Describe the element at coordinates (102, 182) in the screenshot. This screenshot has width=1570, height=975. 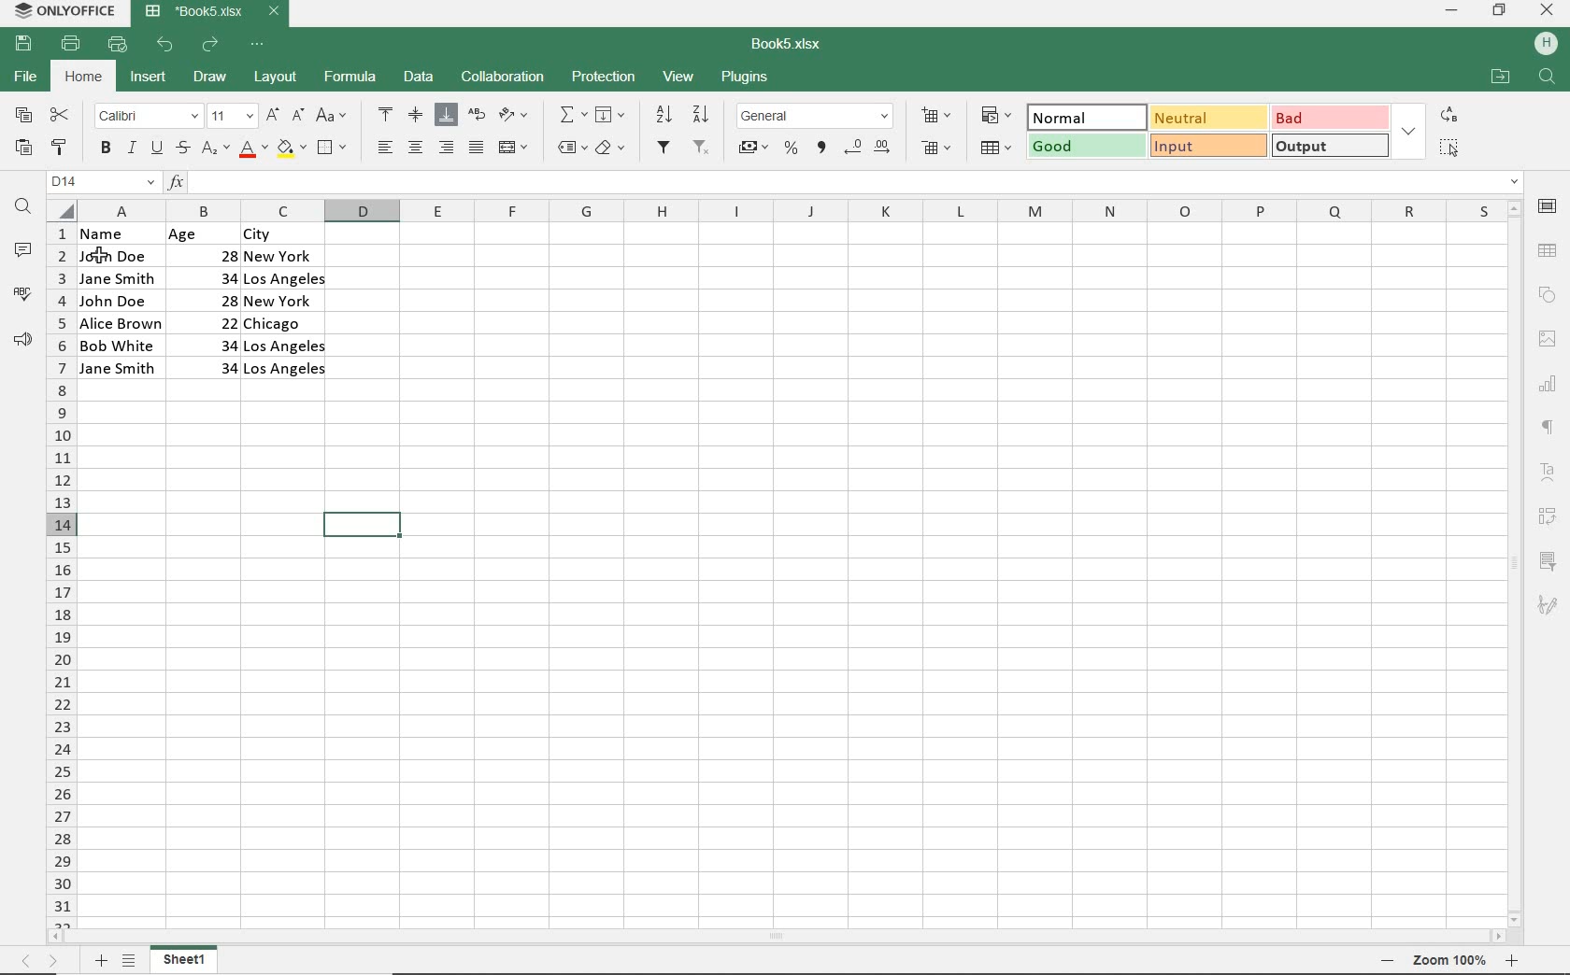
I see `NAME MANAGER` at that location.